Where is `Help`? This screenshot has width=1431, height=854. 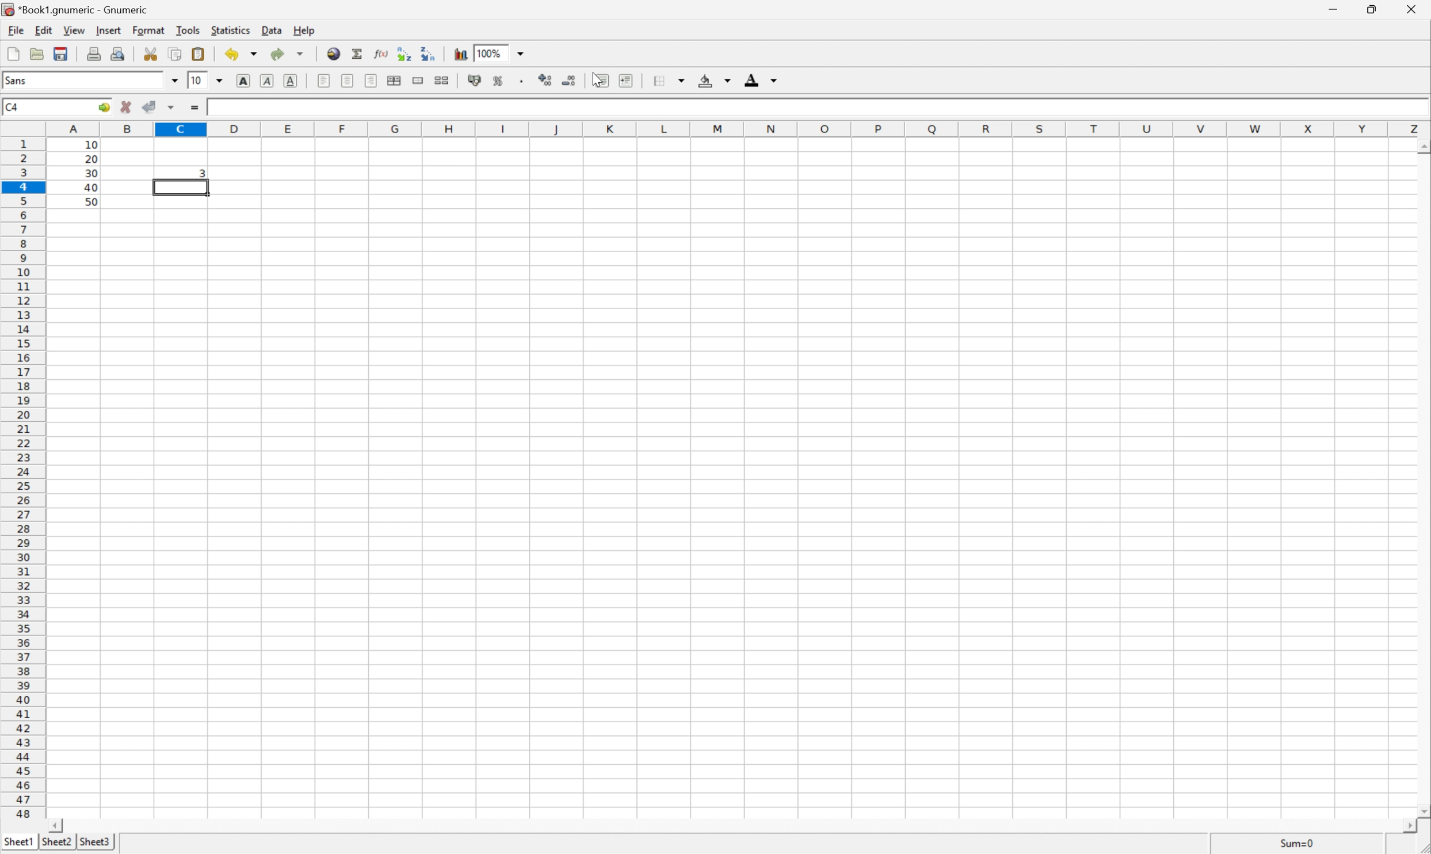 Help is located at coordinates (306, 29).